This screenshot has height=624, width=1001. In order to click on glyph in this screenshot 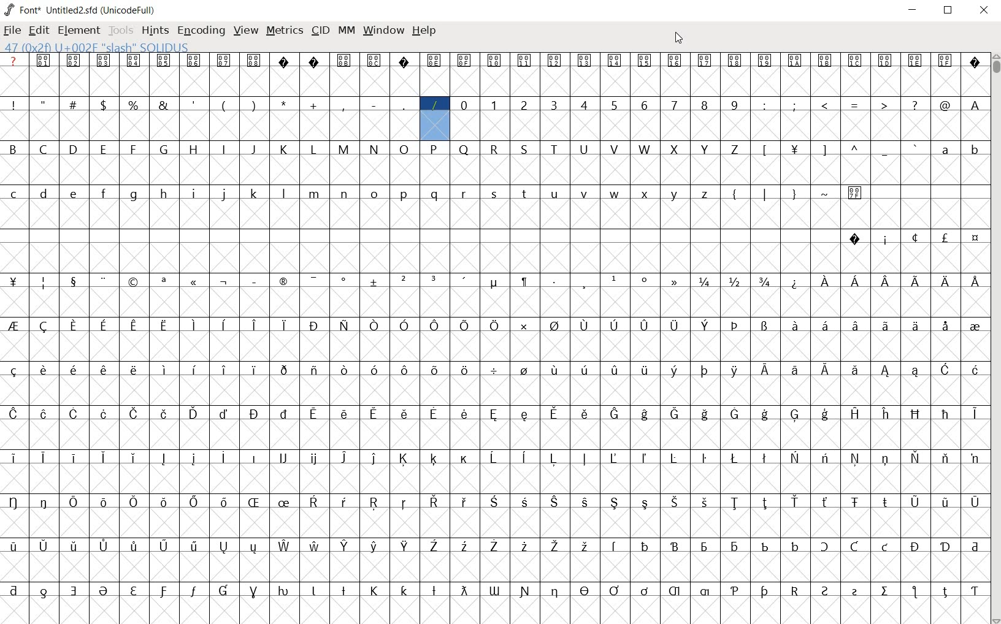, I will do `click(975, 370)`.